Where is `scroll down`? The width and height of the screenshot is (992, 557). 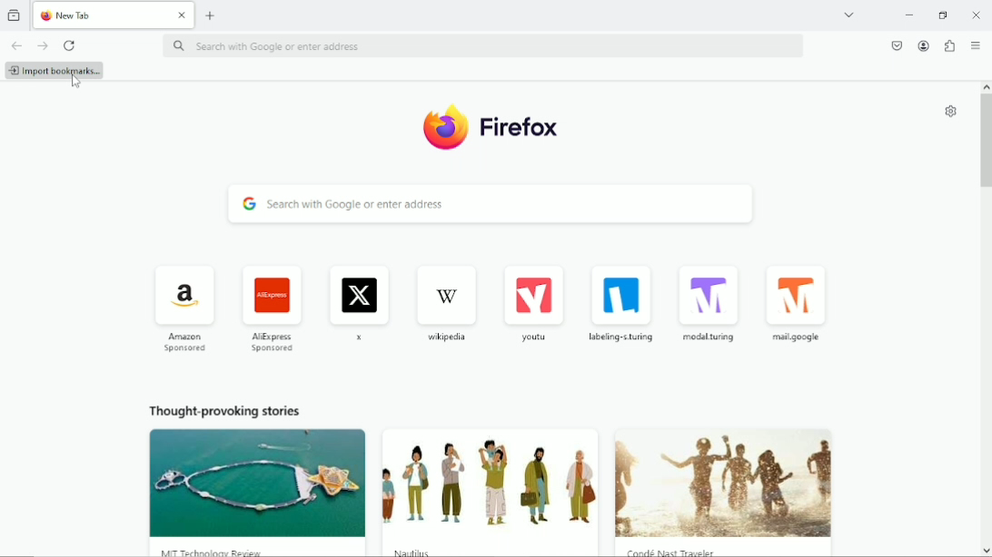 scroll down is located at coordinates (986, 551).